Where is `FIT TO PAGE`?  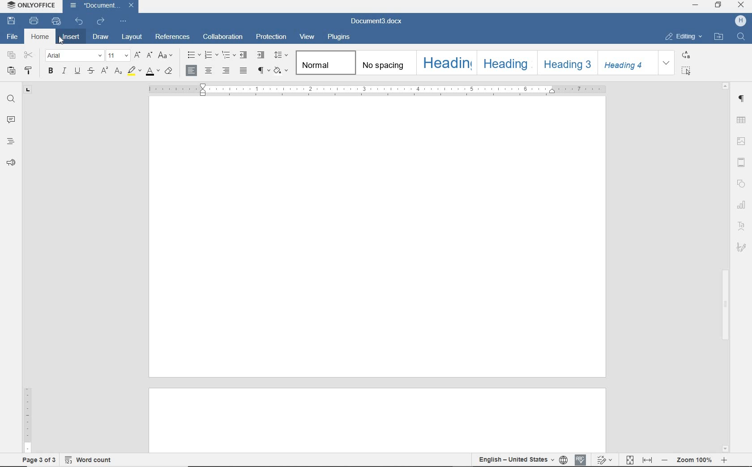
FIT TO PAGE is located at coordinates (629, 459).